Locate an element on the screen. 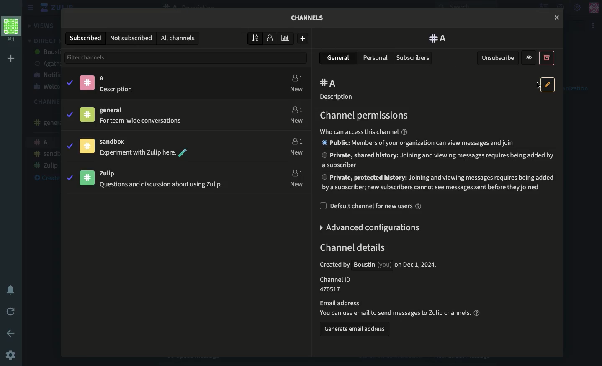 The image size is (602, 366). Zulip is located at coordinates (48, 8).